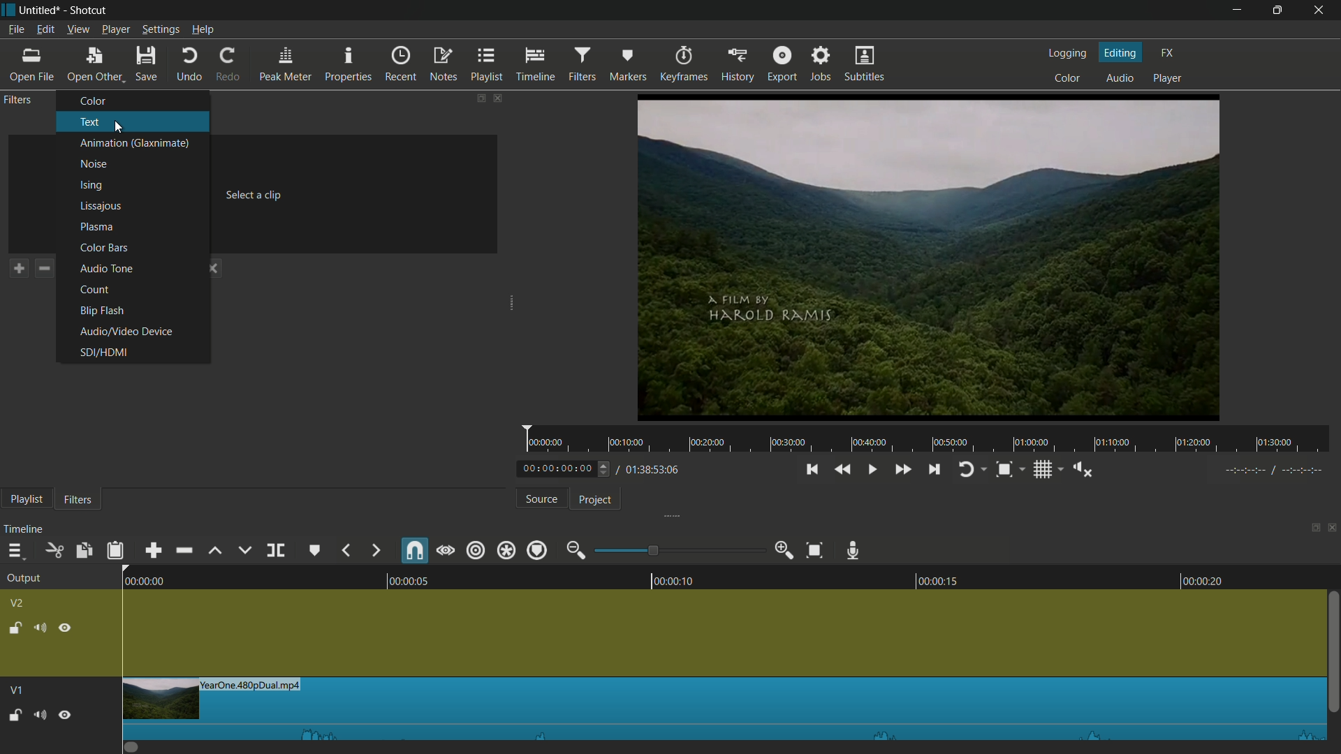  Describe the element at coordinates (24, 530) in the screenshot. I see `timeline` at that location.